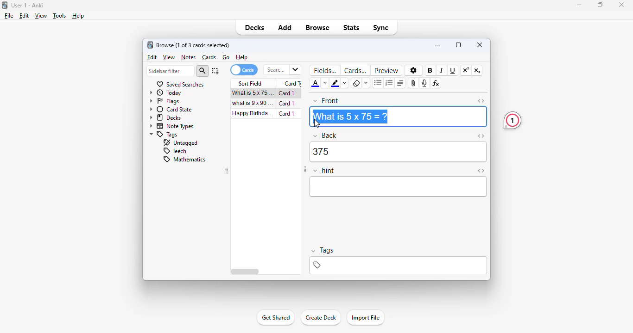 This screenshot has width=633, height=333. What do you see at coordinates (425, 83) in the screenshot?
I see `record audio` at bounding box center [425, 83].